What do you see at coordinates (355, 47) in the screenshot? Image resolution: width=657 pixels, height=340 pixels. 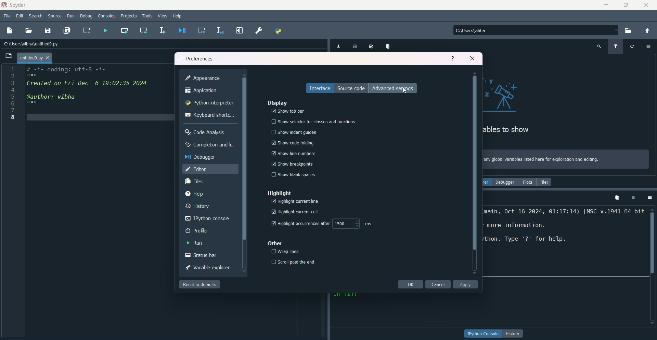 I see `save data` at bounding box center [355, 47].